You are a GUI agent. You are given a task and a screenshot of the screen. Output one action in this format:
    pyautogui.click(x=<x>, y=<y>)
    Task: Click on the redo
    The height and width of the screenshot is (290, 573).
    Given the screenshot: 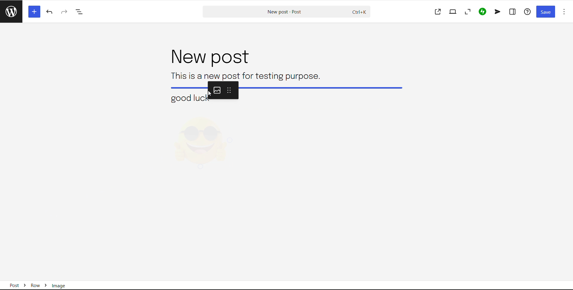 What is the action you would take?
    pyautogui.click(x=64, y=12)
    